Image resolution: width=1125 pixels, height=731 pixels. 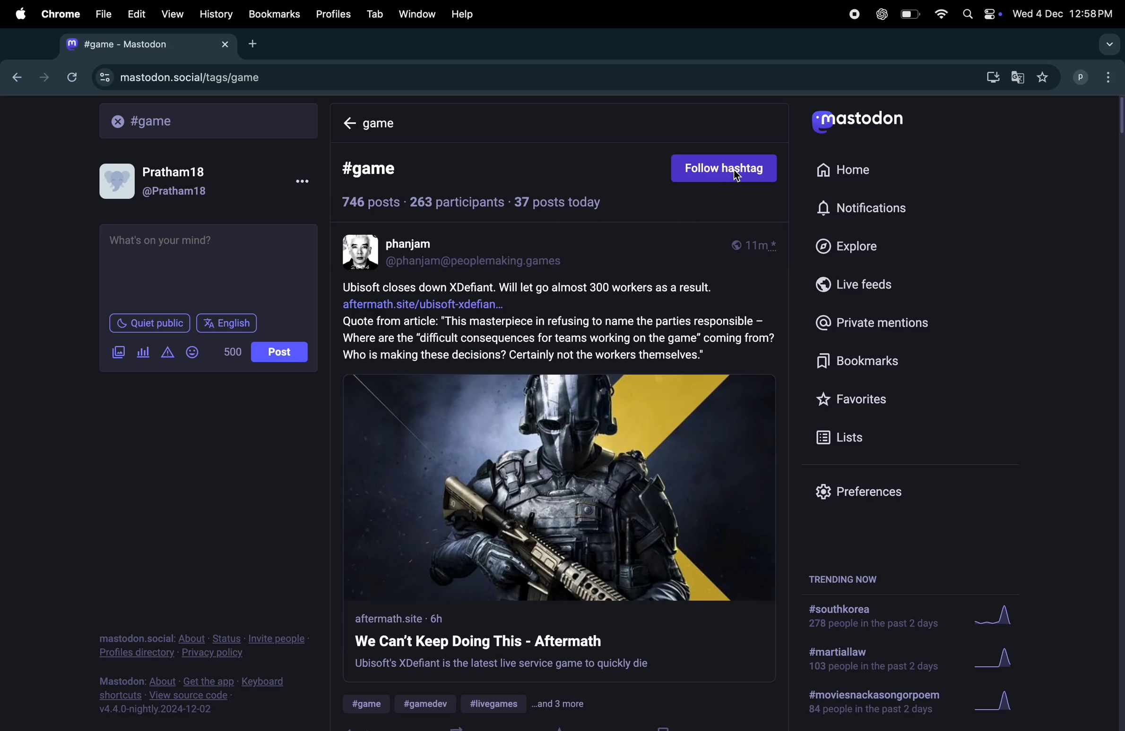 I want to click on apple widgets, so click(x=978, y=13).